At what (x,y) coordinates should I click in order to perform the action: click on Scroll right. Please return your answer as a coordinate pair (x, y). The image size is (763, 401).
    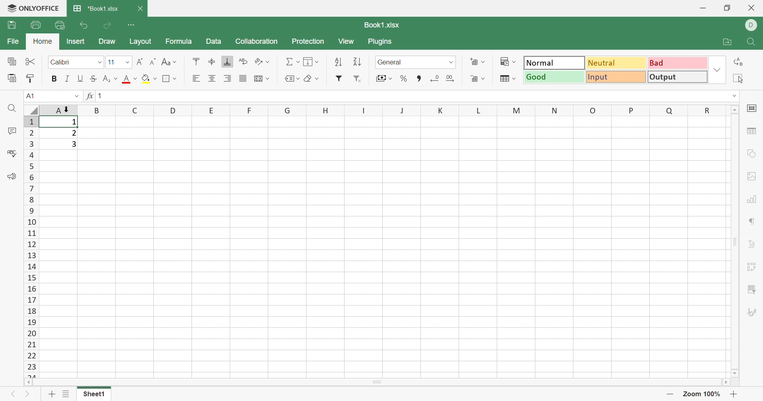
    Looking at the image, I should click on (727, 383).